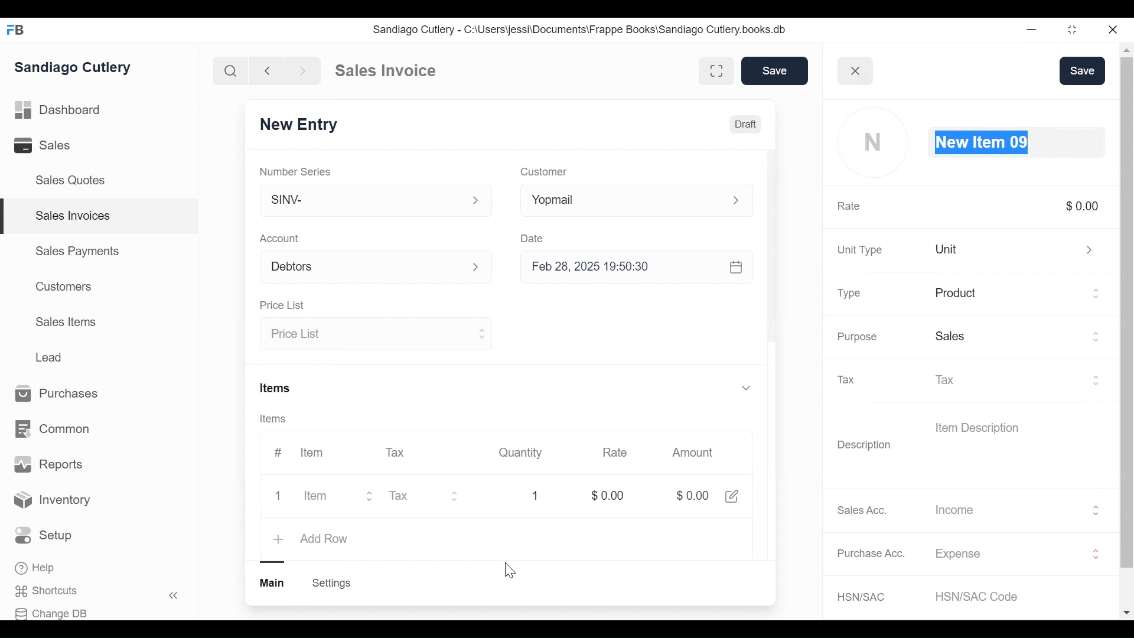  Describe the element at coordinates (716, 70) in the screenshot. I see `fullscreen` at that location.